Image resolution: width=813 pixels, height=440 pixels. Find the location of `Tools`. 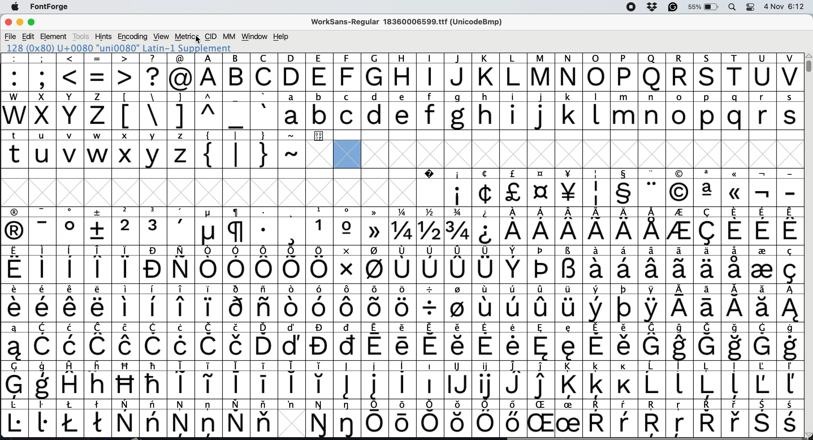

Tools is located at coordinates (80, 37).